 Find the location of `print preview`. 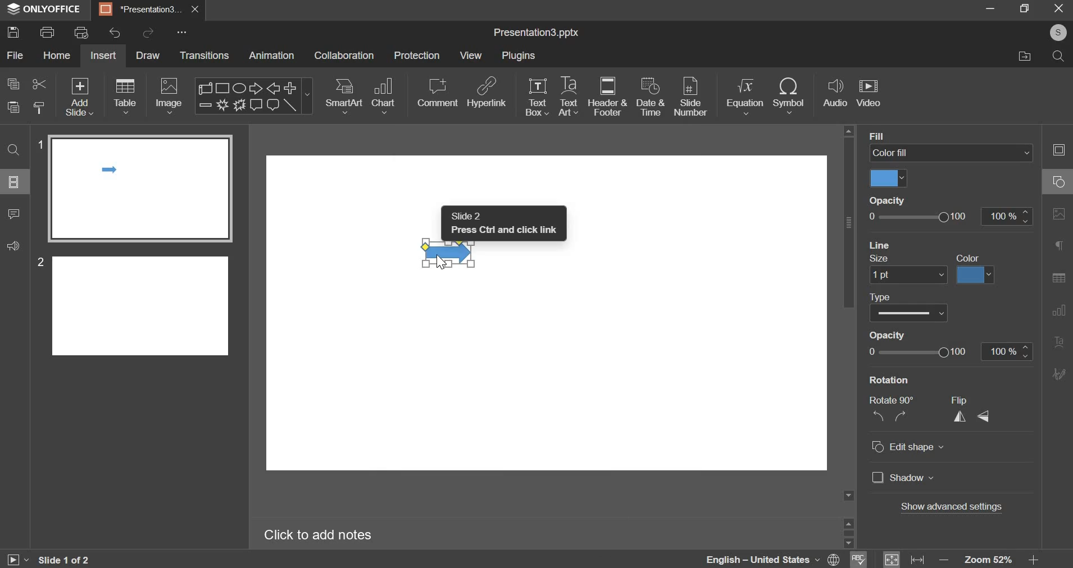

print preview is located at coordinates (81, 32).